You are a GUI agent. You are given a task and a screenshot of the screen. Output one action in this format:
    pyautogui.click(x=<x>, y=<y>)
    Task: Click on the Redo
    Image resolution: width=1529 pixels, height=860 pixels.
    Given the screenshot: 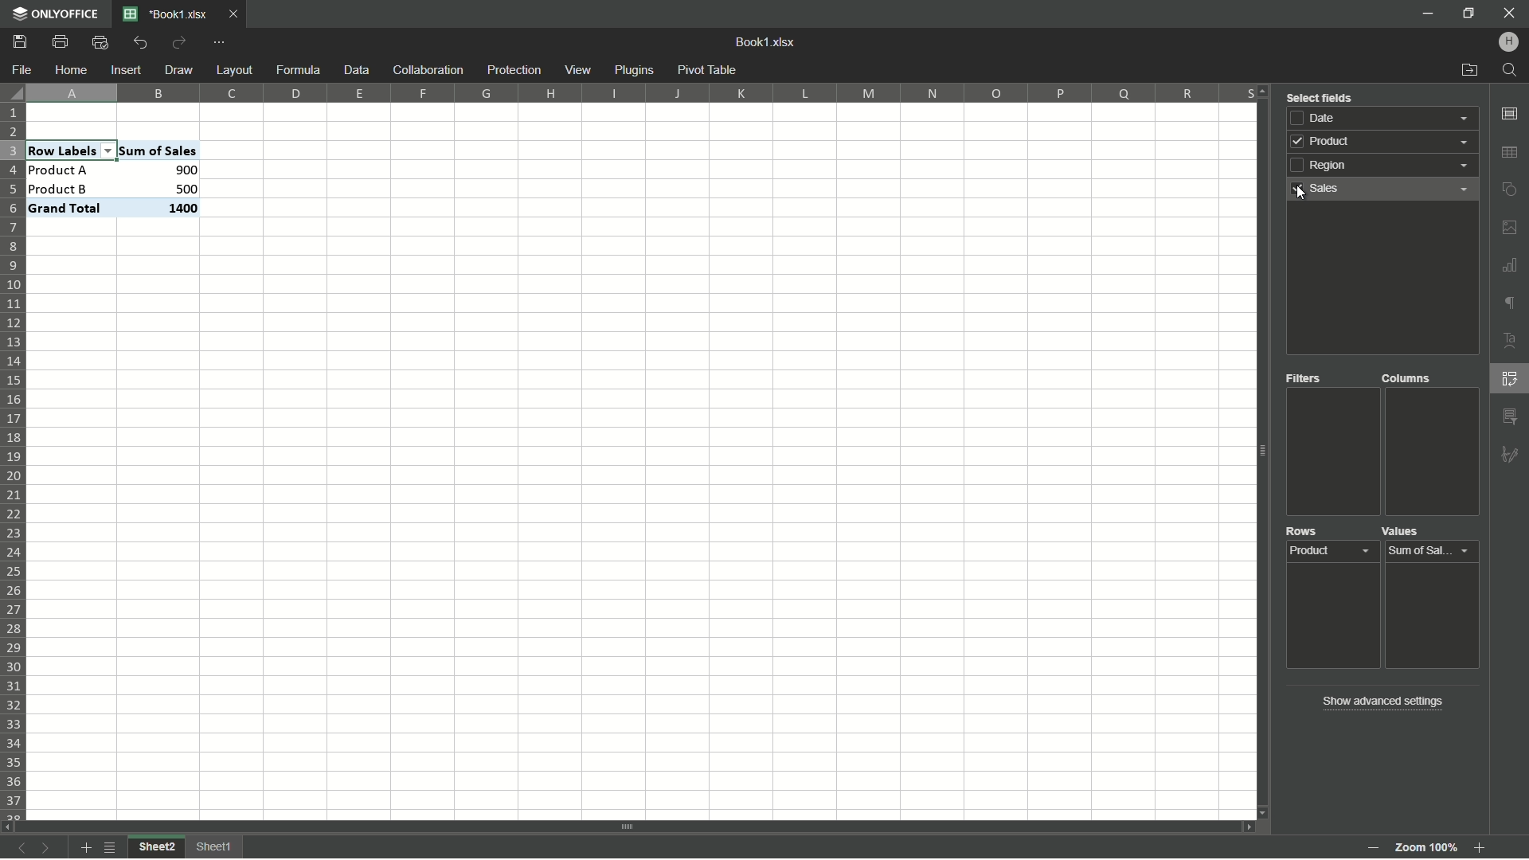 What is the action you would take?
    pyautogui.click(x=180, y=41)
    